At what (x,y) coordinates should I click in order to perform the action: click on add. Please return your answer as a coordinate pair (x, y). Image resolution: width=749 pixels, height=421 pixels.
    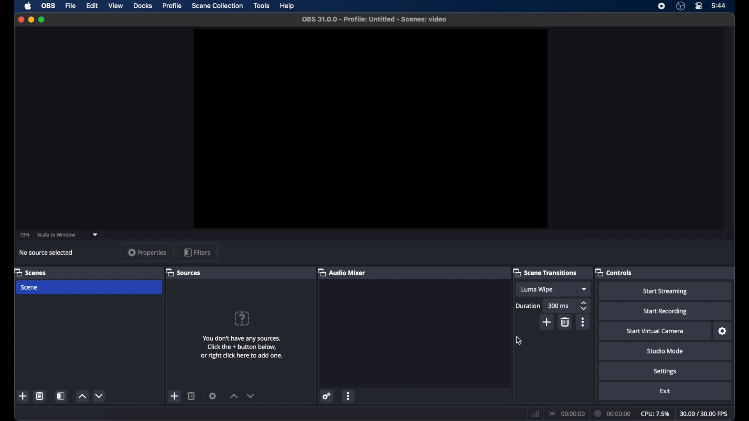
    Looking at the image, I should click on (175, 396).